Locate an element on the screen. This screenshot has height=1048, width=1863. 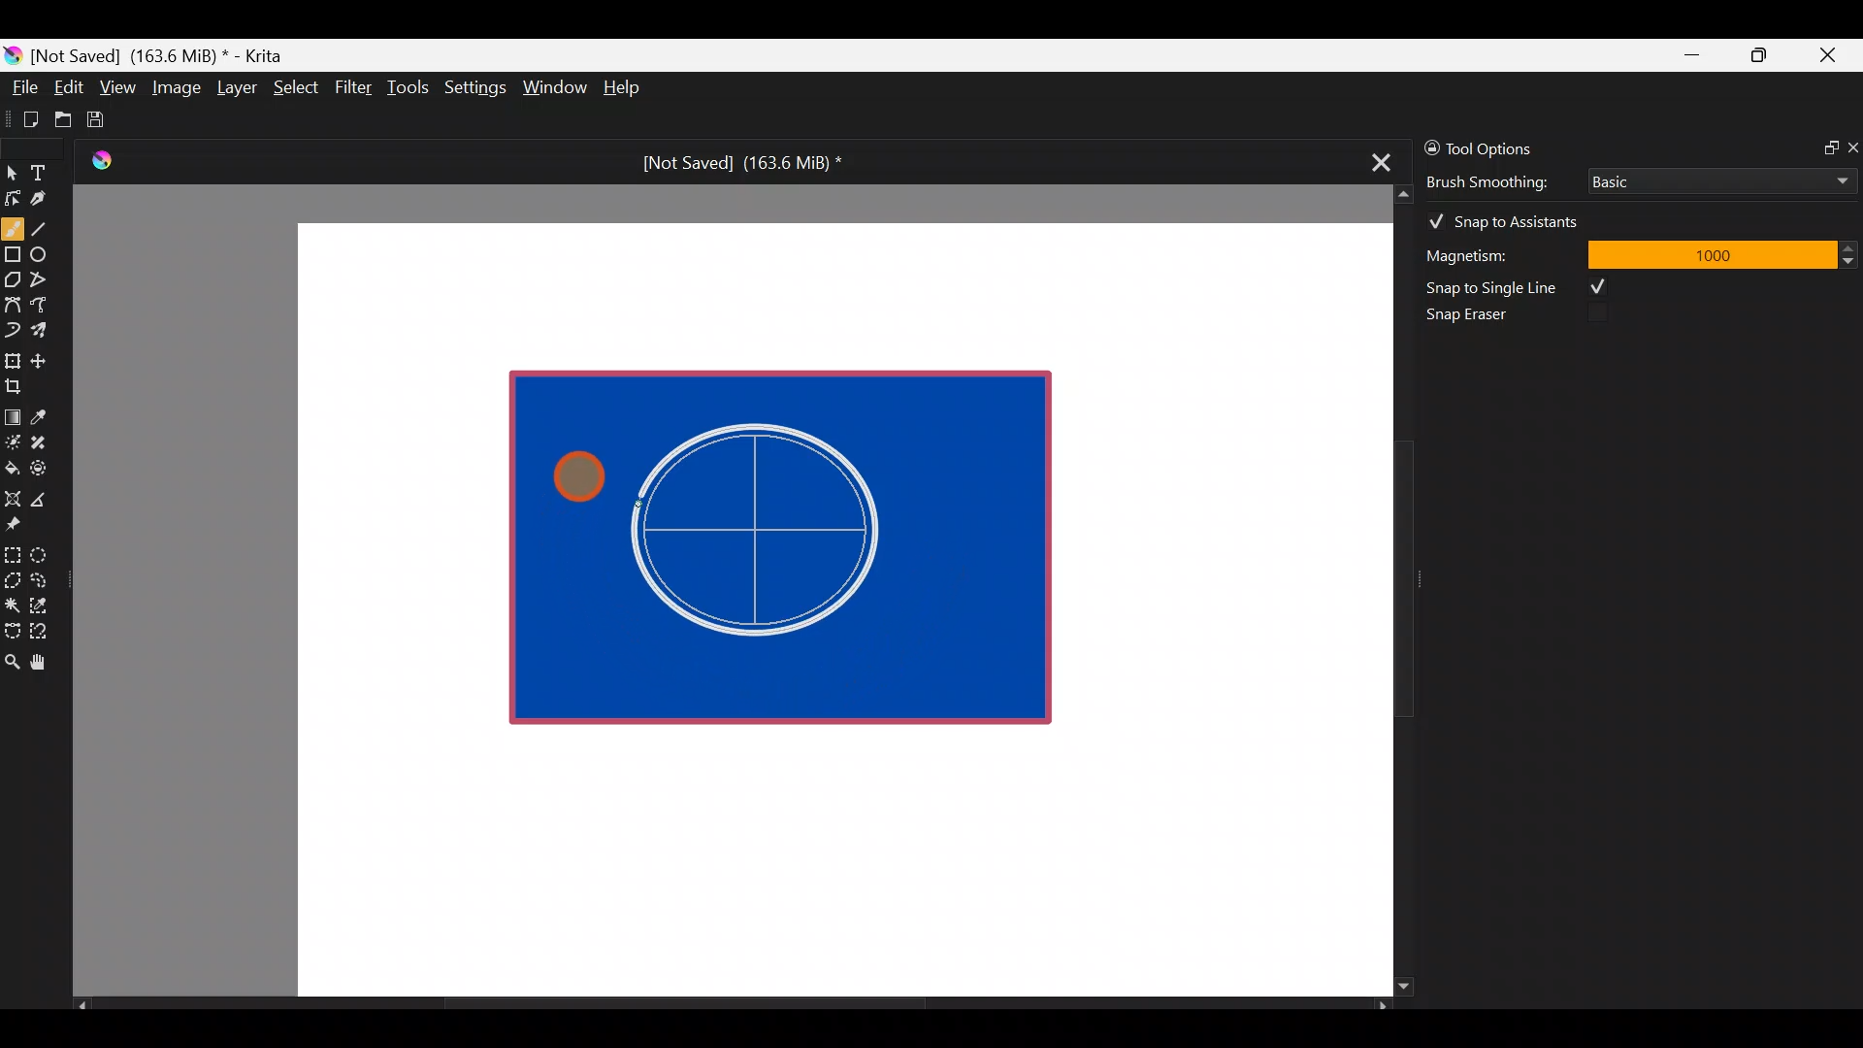
Assistant tool is located at coordinates (12, 493).